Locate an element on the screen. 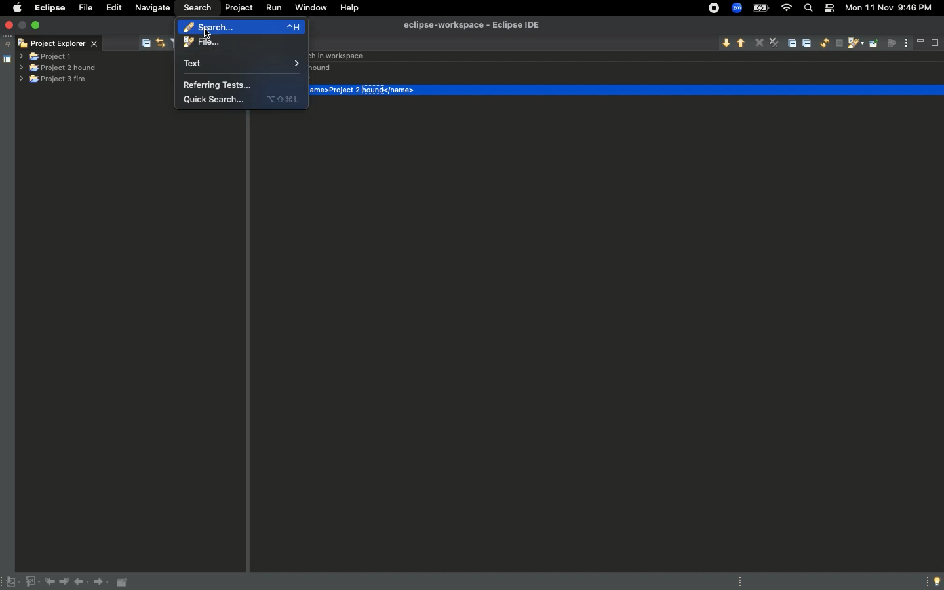  Show previous searches is located at coordinates (855, 45).